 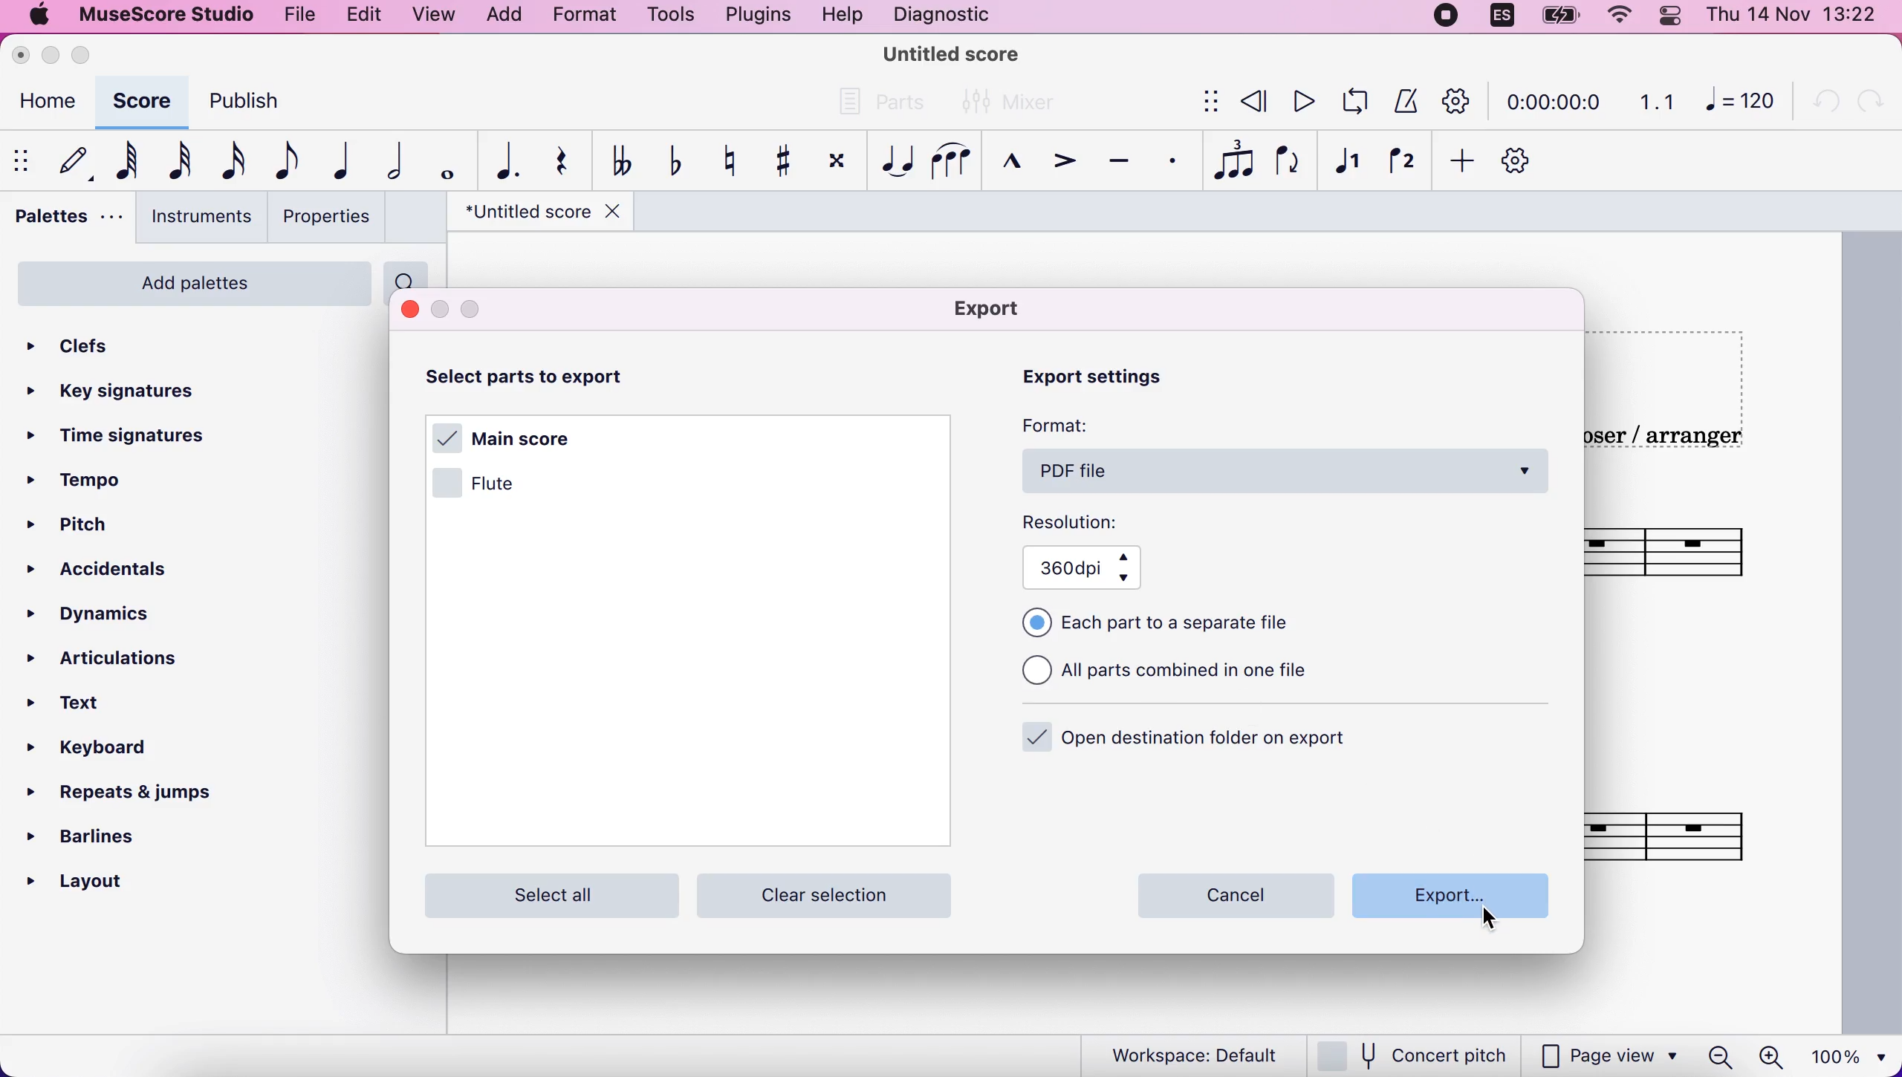 I want to click on title, so click(x=541, y=215).